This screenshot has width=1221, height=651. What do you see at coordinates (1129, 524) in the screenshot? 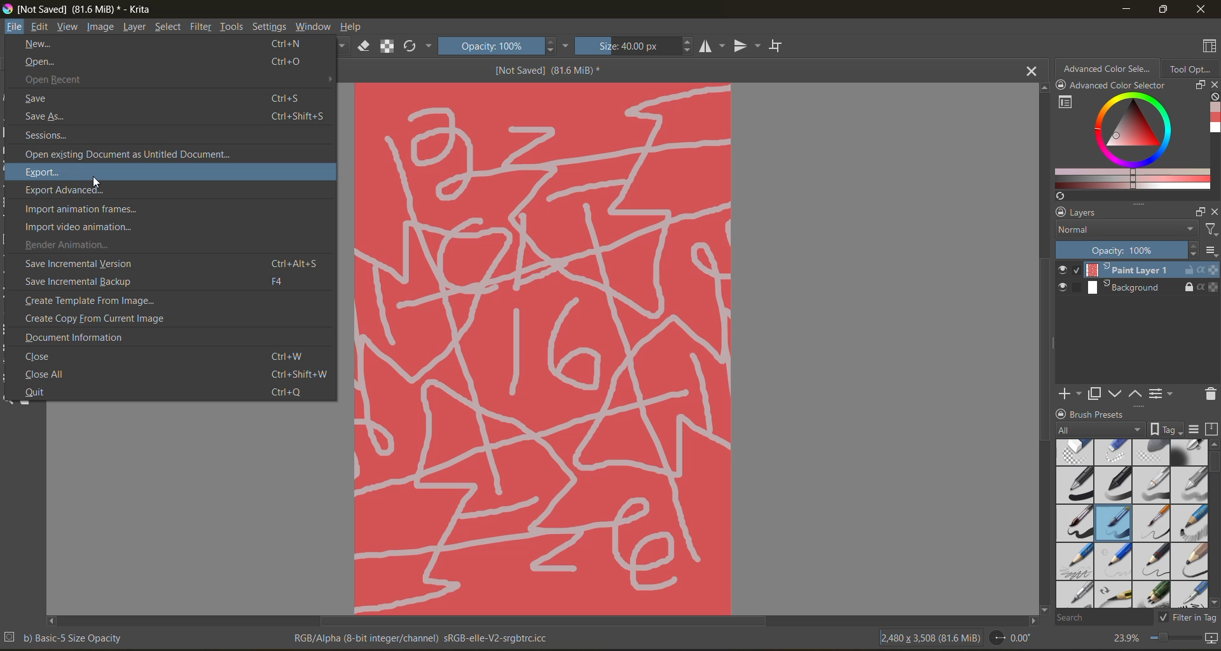
I see `brush presets` at bounding box center [1129, 524].